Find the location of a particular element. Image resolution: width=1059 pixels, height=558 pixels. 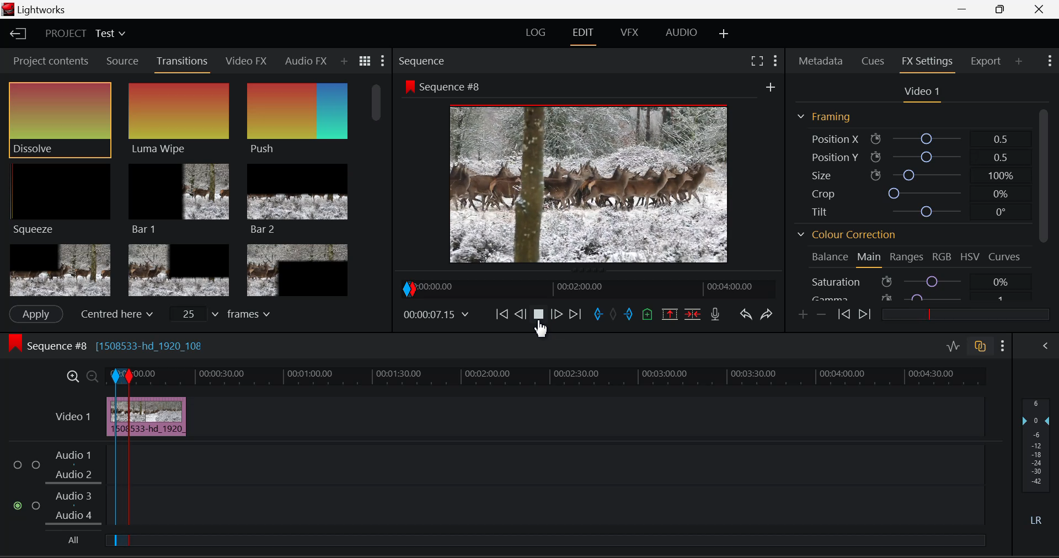

Next keyframe is located at coordinates (863, 314).